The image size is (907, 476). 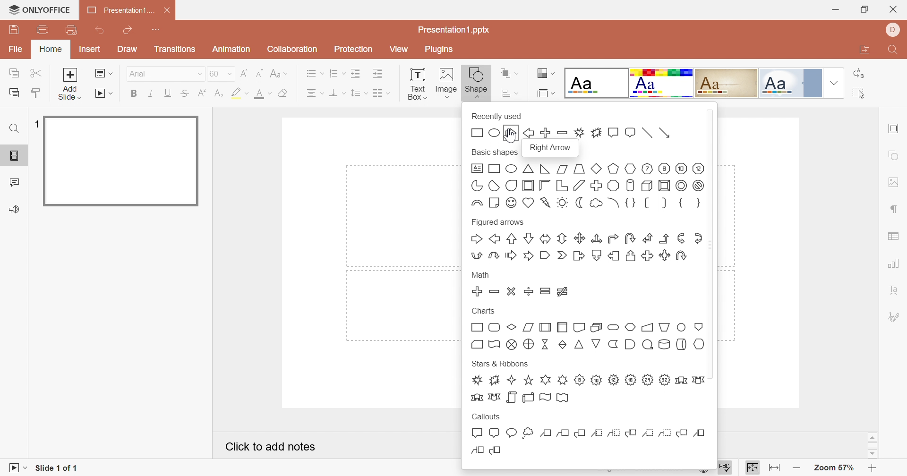 What do you see at coordinates (453, 30) in the screenshot?
I see `Presentation1.pptx` at bounding box center [453, 30].